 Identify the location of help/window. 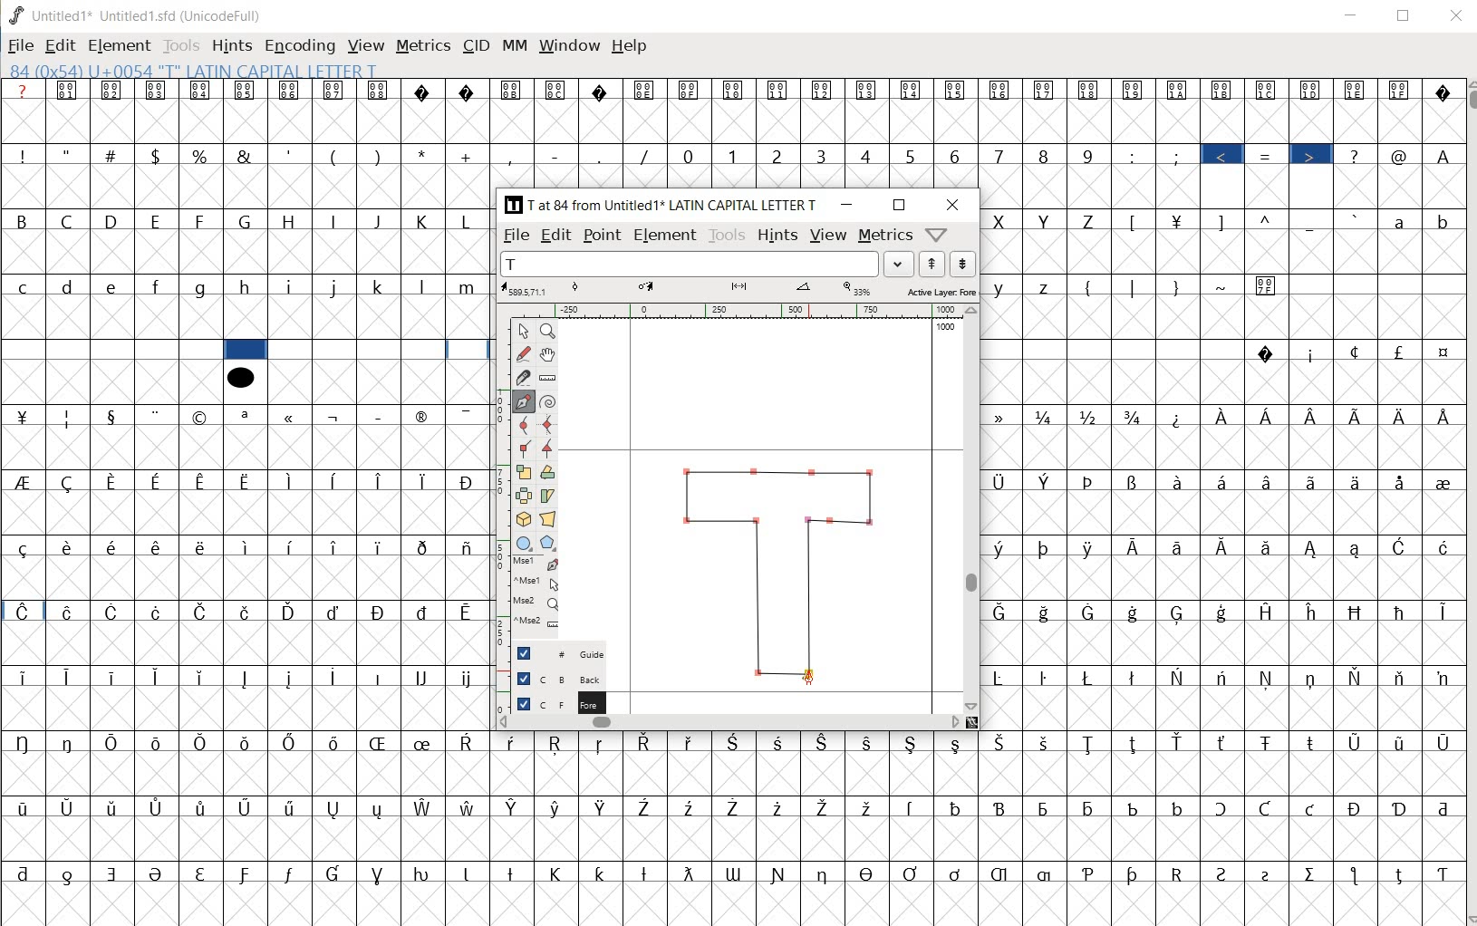
(936, 235).